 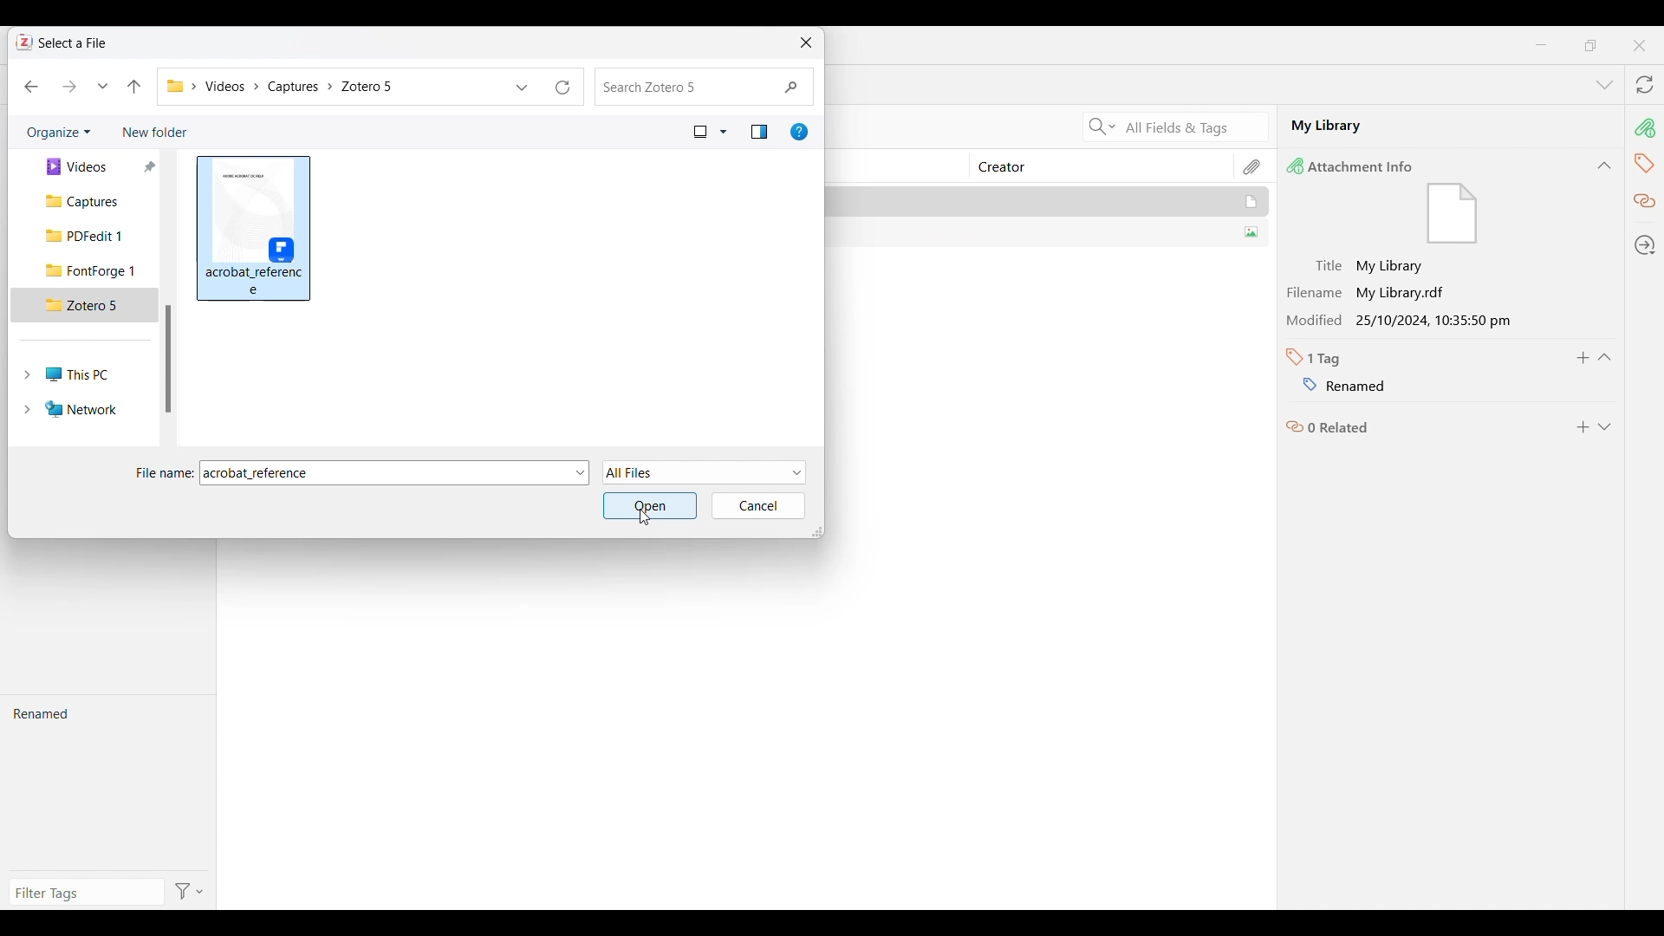 I want to click on Current view, so click(x=700, y=132).